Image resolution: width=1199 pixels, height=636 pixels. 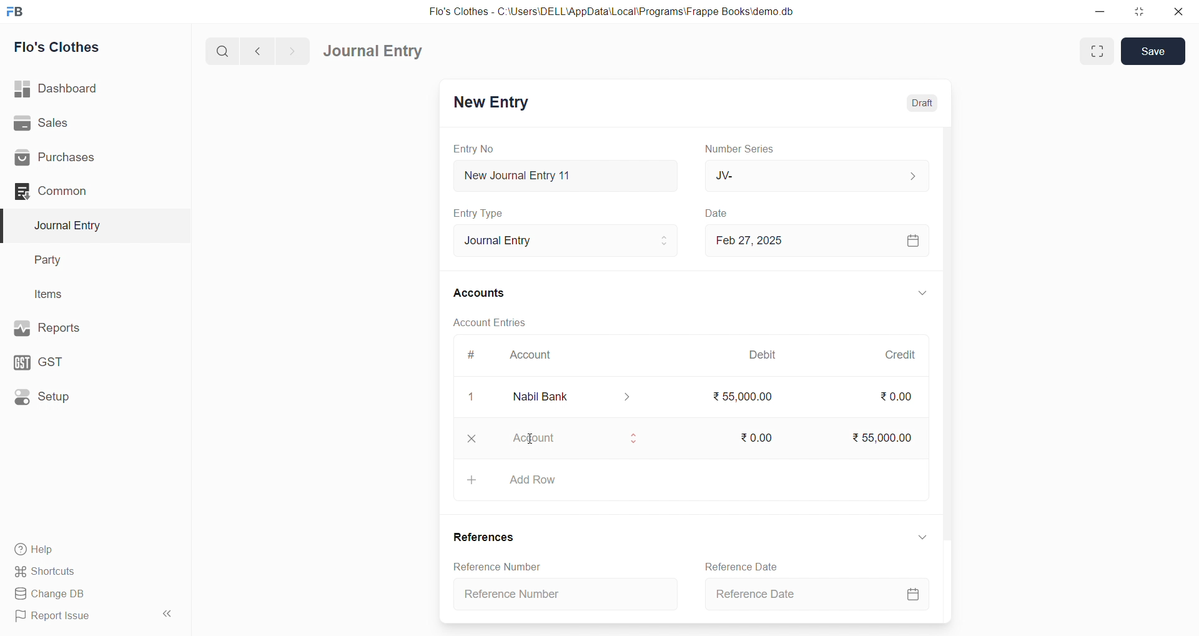 I want to click on Draft, so click(x=923, y=102).